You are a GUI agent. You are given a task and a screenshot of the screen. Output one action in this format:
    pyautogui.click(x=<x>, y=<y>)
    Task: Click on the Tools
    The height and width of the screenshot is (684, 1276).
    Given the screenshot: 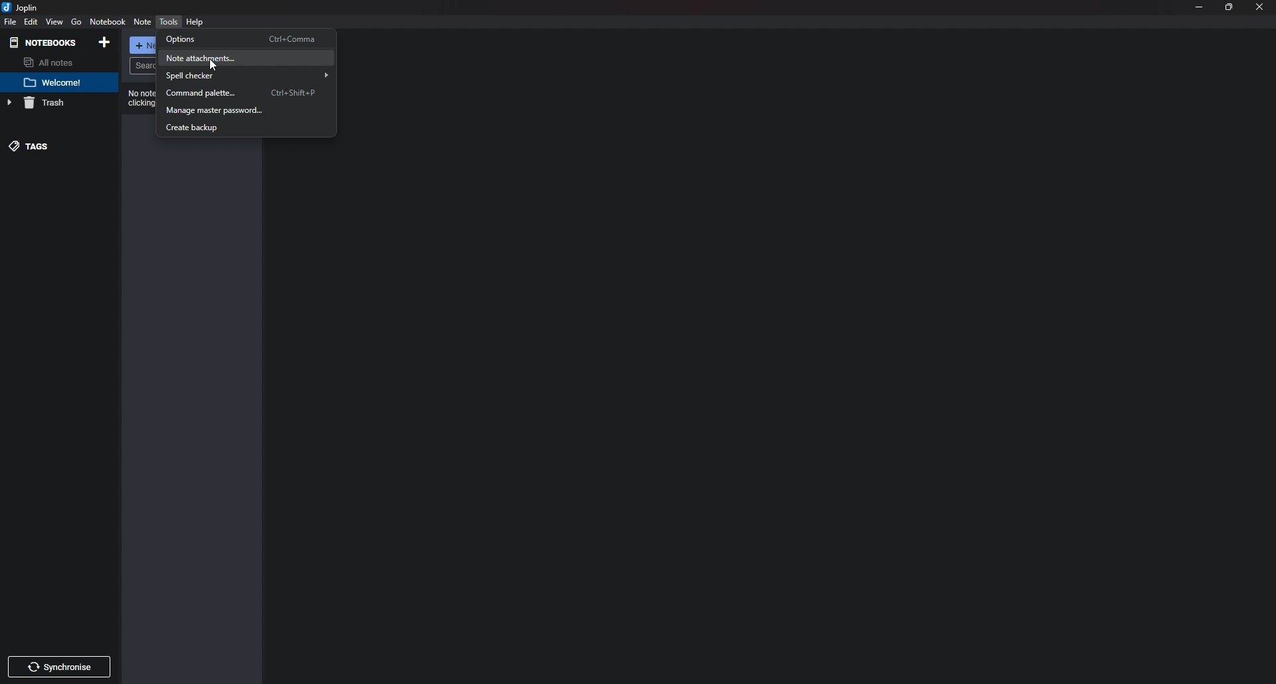 What is the action you would take?
    pyautogui.click(x=169, y=22)
    